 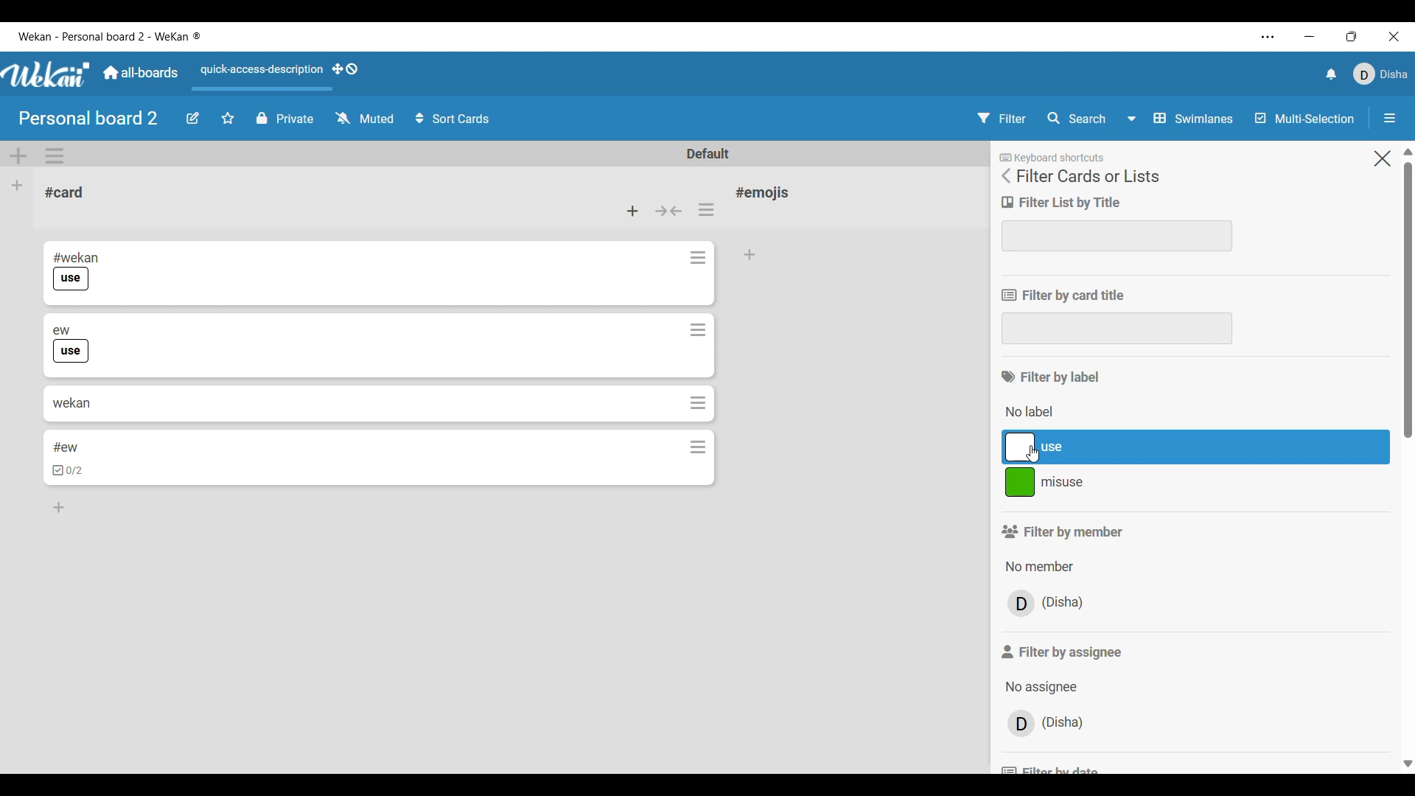 I want to click on Sort card options, so click(x=453, y=118).